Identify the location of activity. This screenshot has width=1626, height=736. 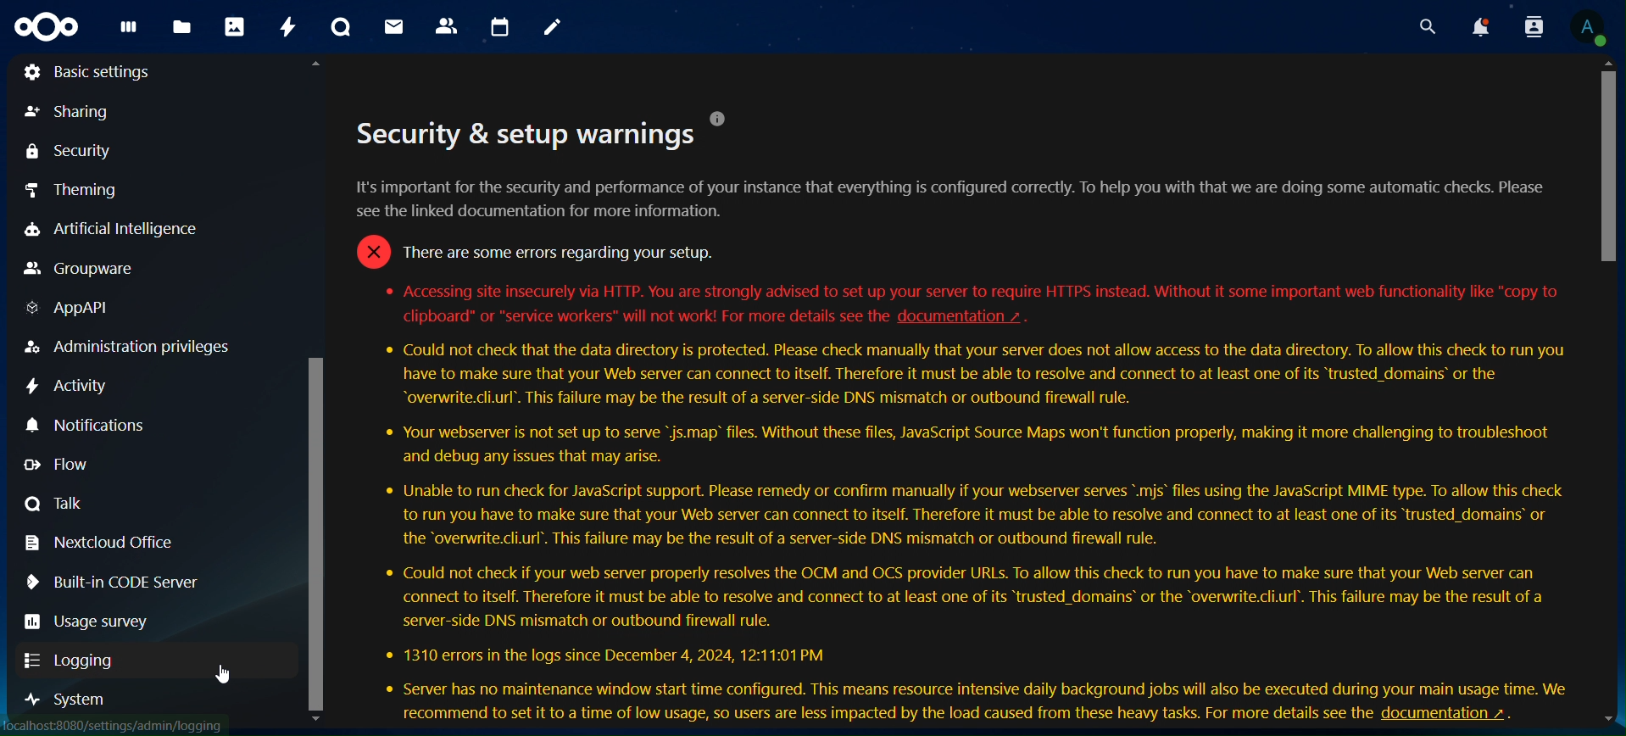
(71, 387).